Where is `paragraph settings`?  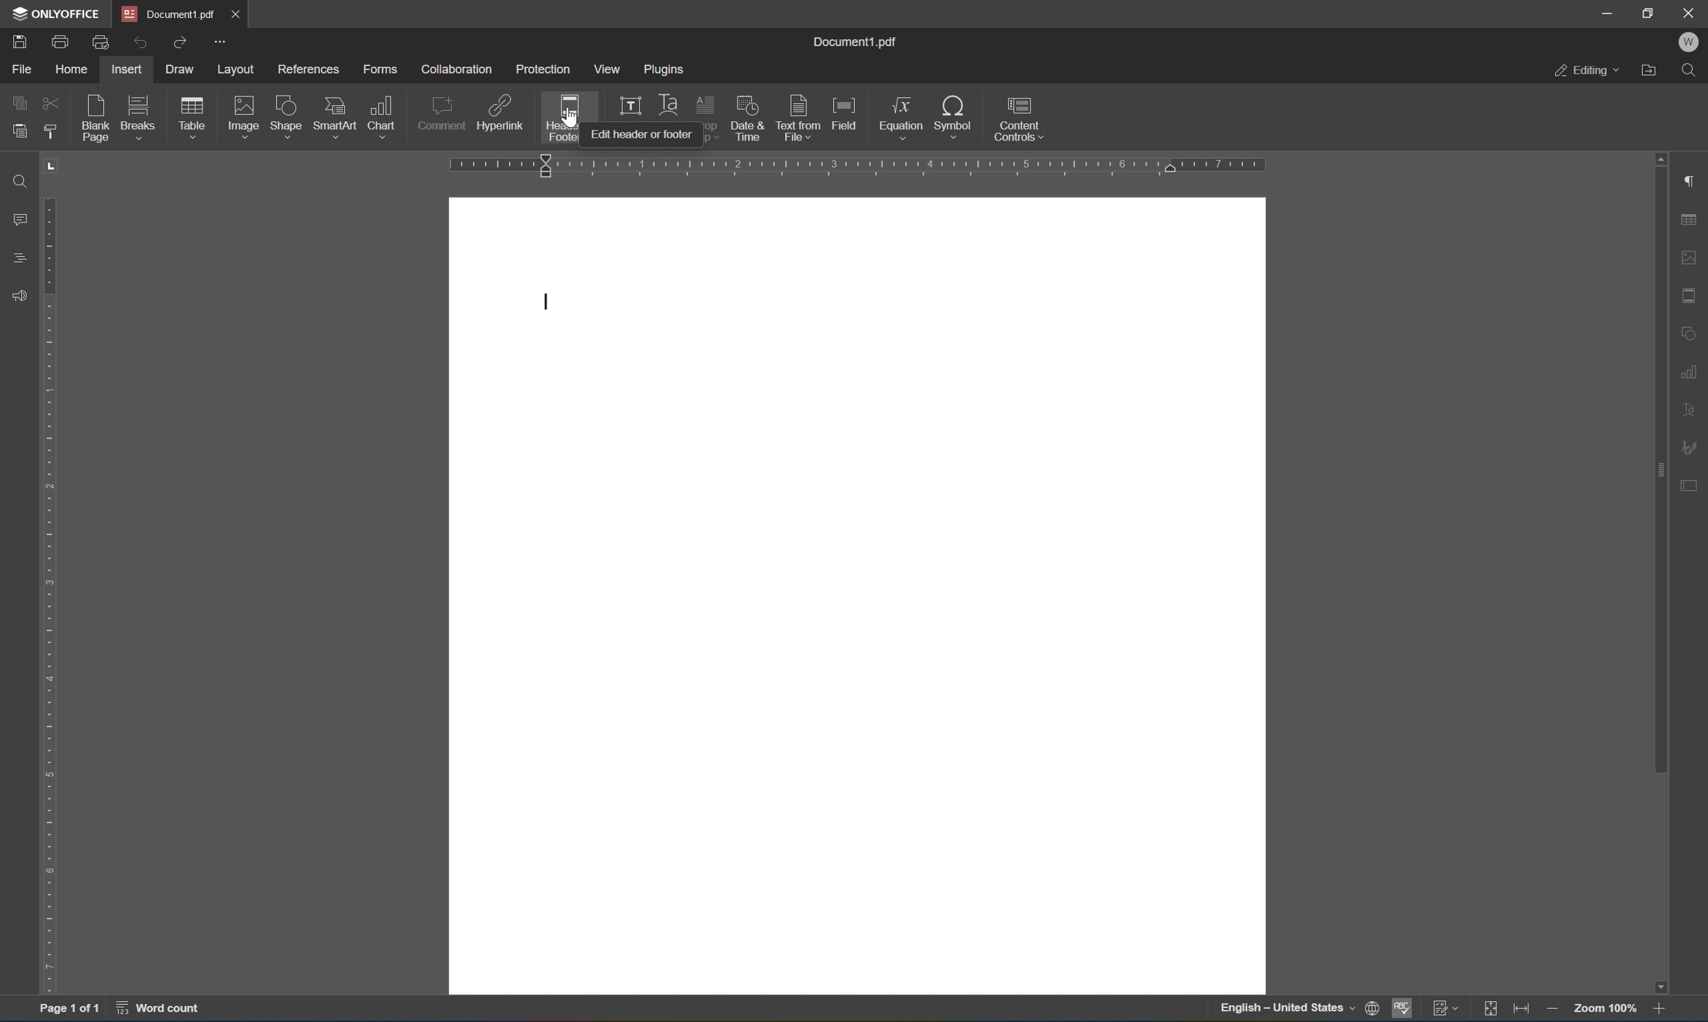
paragraph settings is located at coordinates (1693, 182).